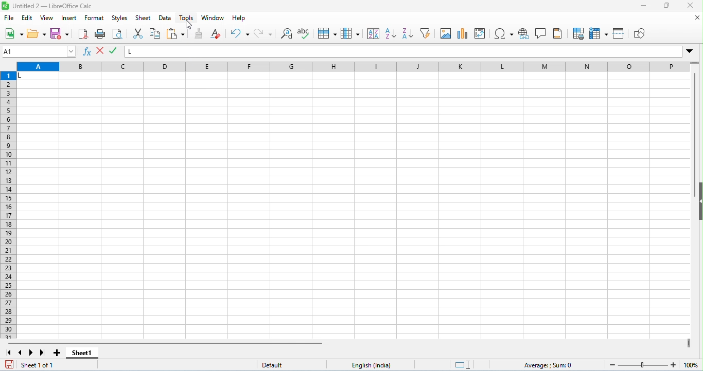  I want to click on cut, so click(139, 33).